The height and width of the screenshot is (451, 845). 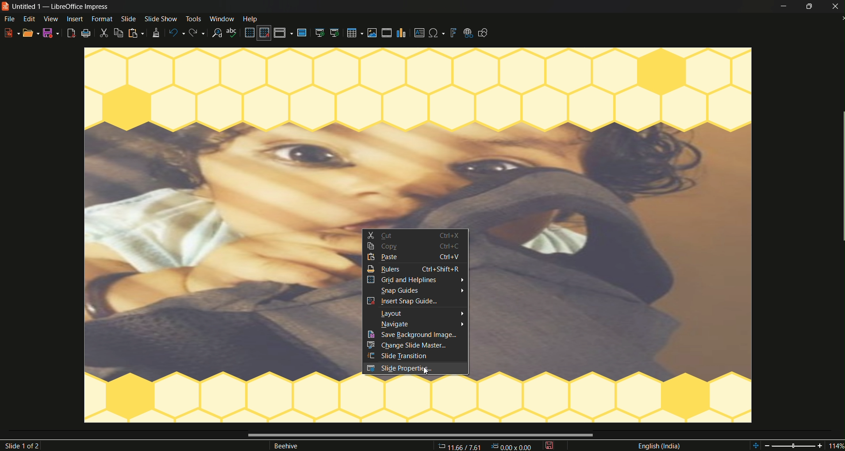 I want to click on Beehive, so click(x=289, y=446).